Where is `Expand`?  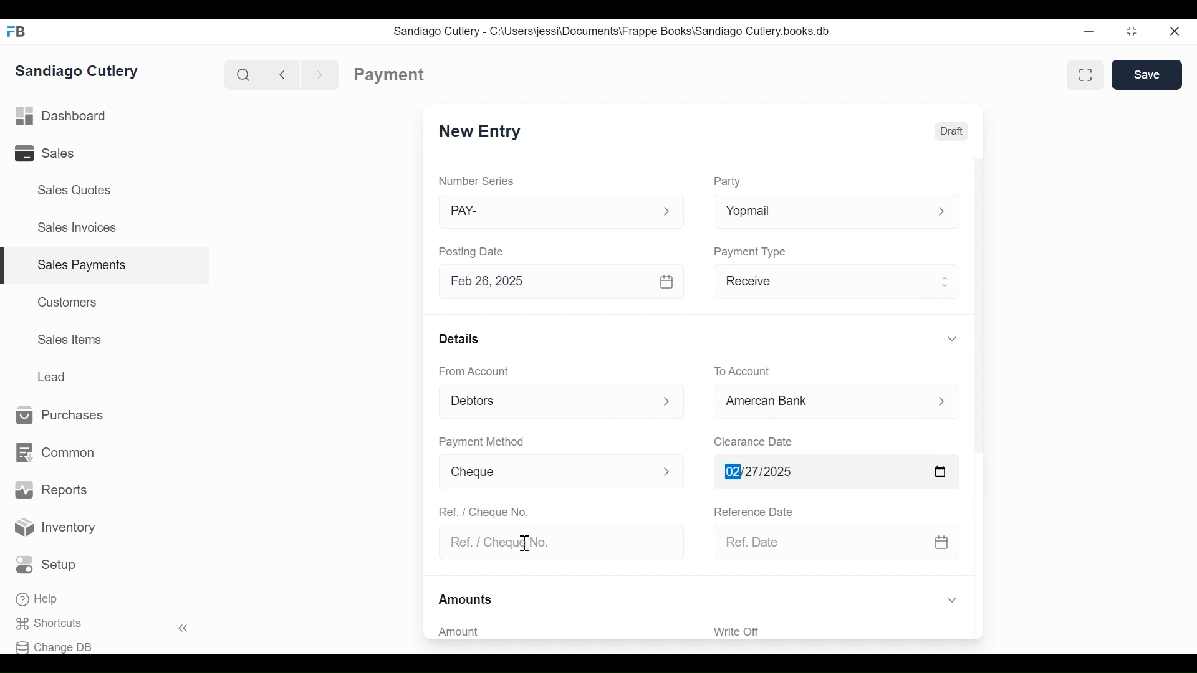
Expand is located at coordinates (951, 601).